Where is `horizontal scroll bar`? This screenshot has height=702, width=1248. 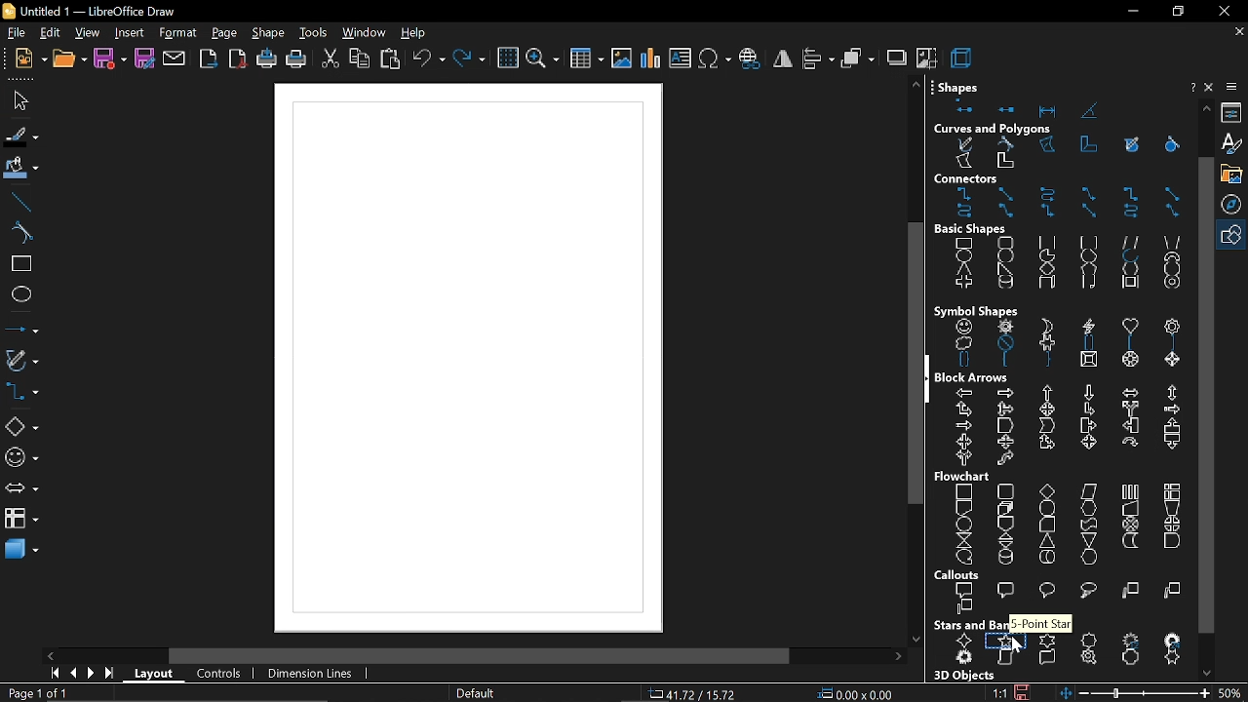 horizontal scroll bar is located at coordinates (475, 654).